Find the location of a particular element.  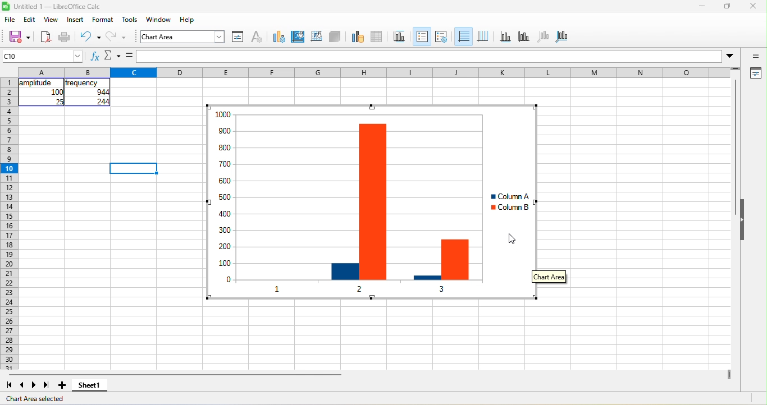

Column chart is located at coordinates (367, 202).